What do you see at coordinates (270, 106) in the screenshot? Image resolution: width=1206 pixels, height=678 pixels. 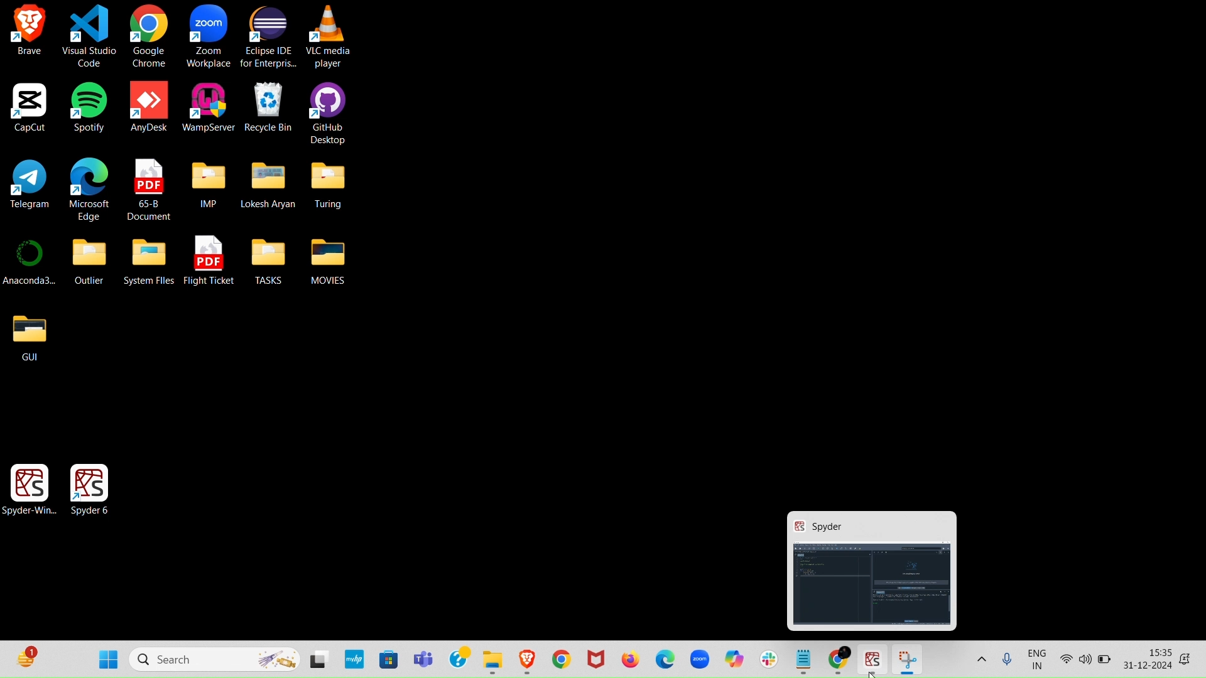 I see `Recycle Bin` at bounding box center [270, 106].